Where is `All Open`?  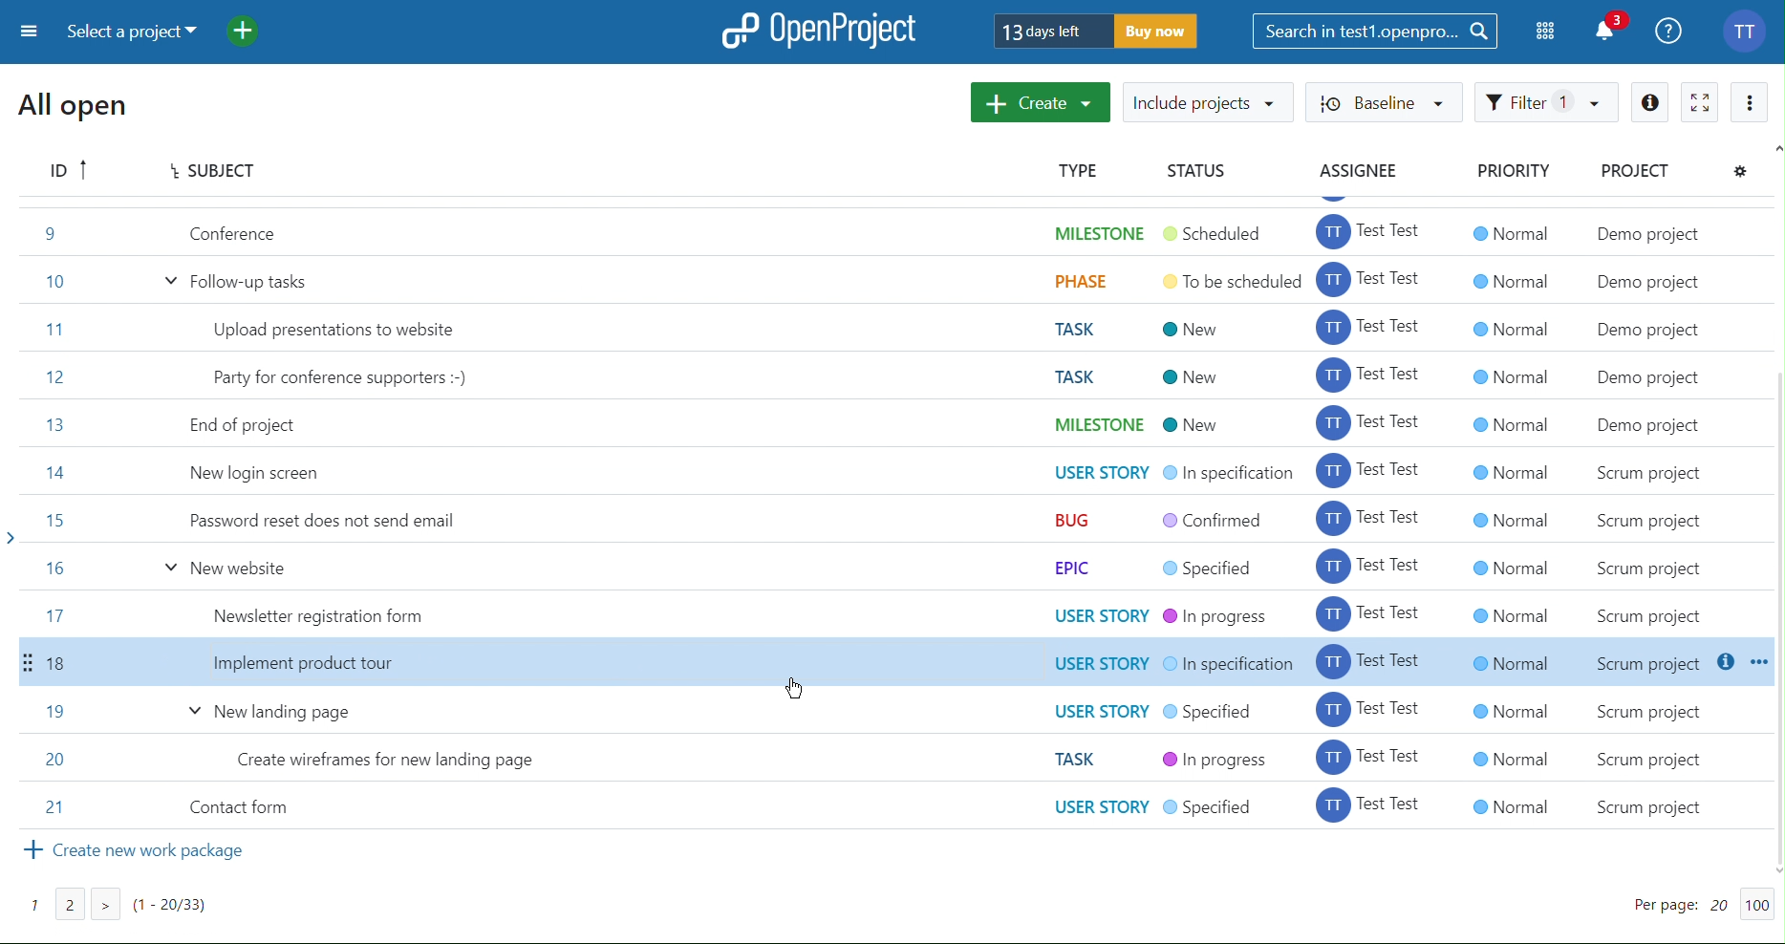
All Open is located at coordinates (78, 109).